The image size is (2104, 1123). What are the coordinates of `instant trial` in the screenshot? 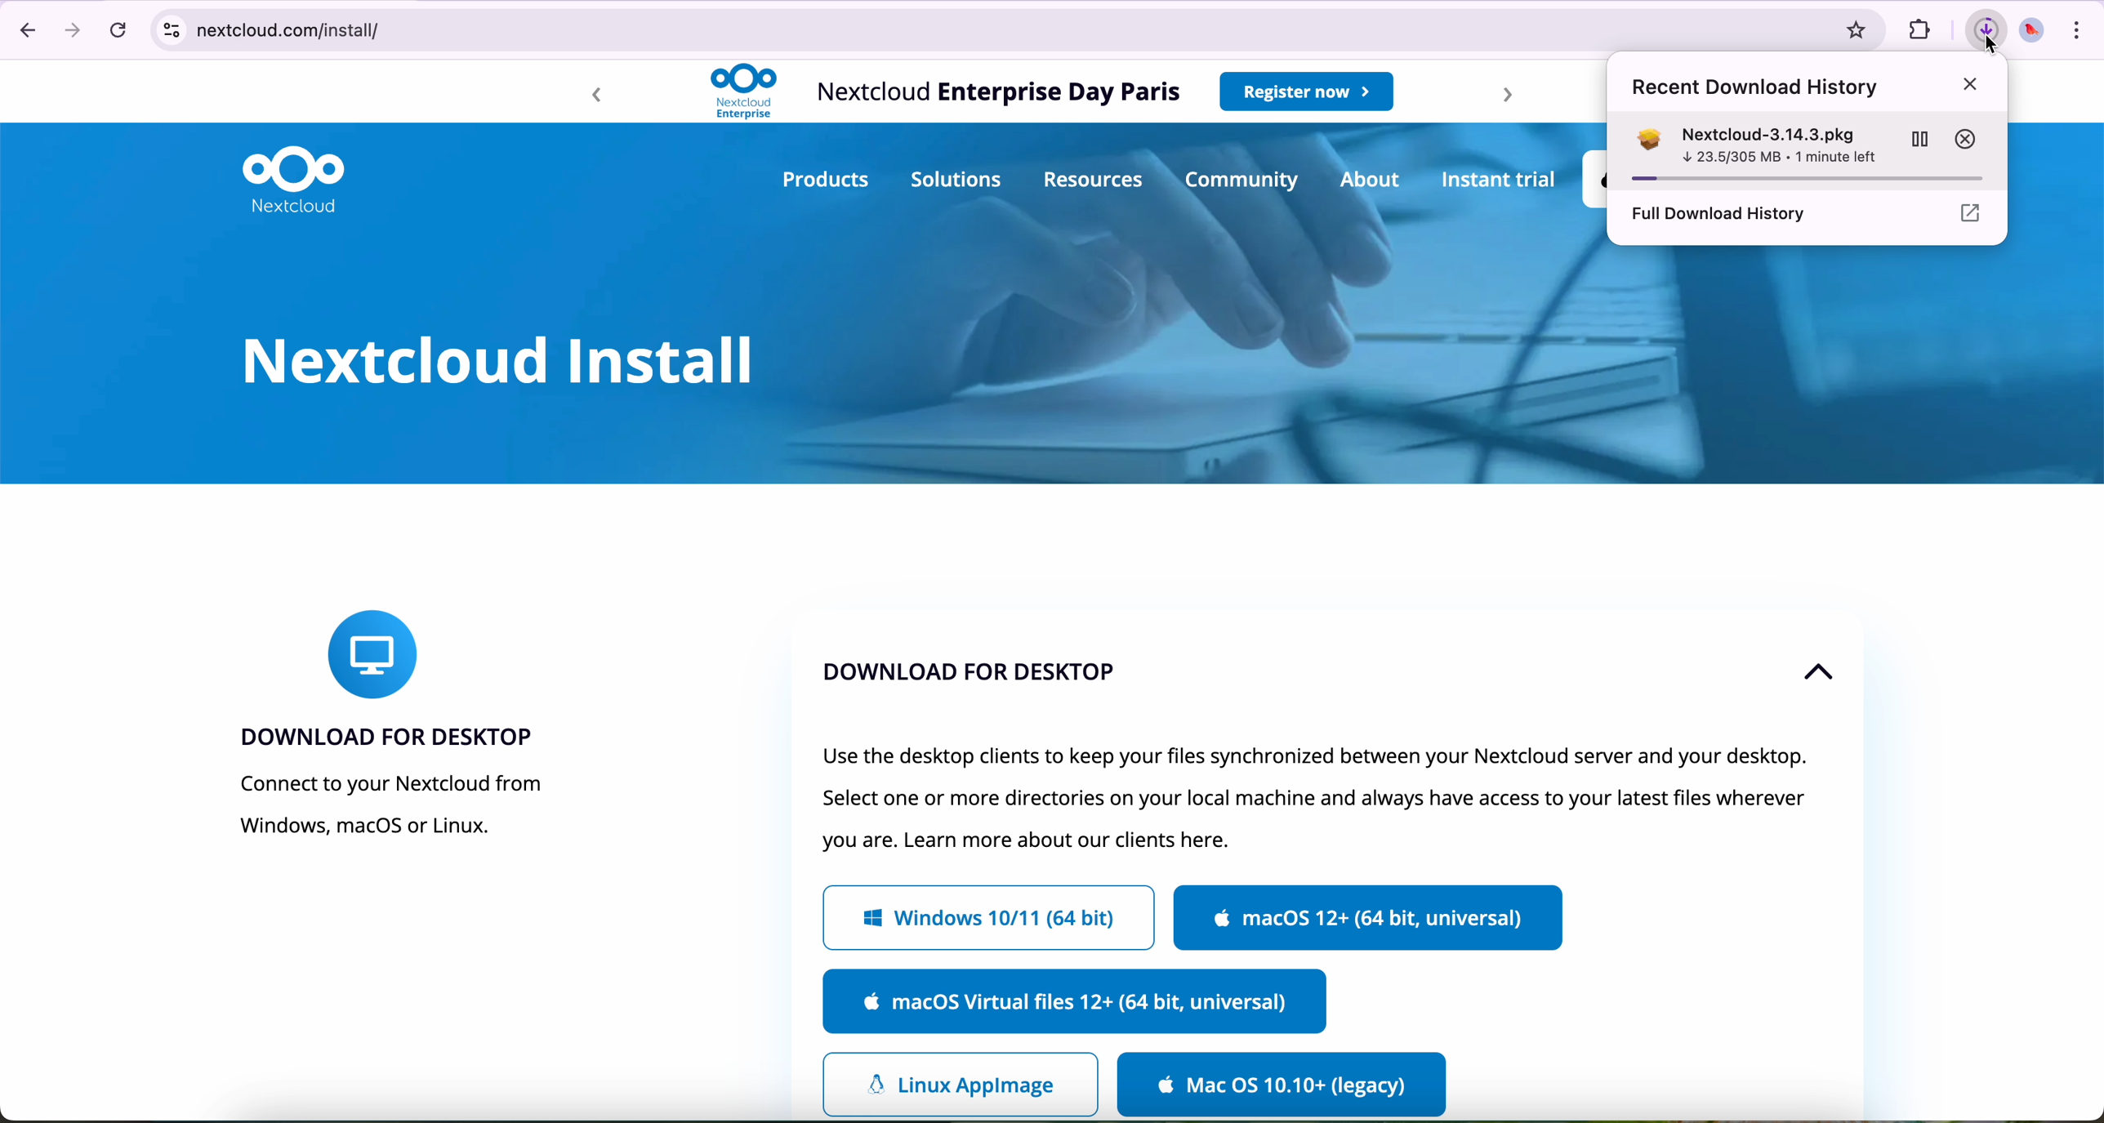 It's located at (1500, 180).